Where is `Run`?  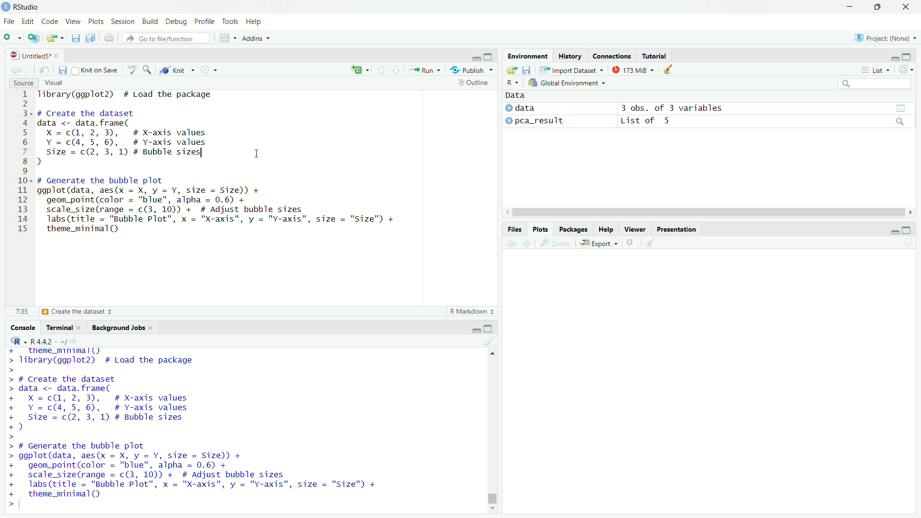 Run is located at coordinates (425, 69).